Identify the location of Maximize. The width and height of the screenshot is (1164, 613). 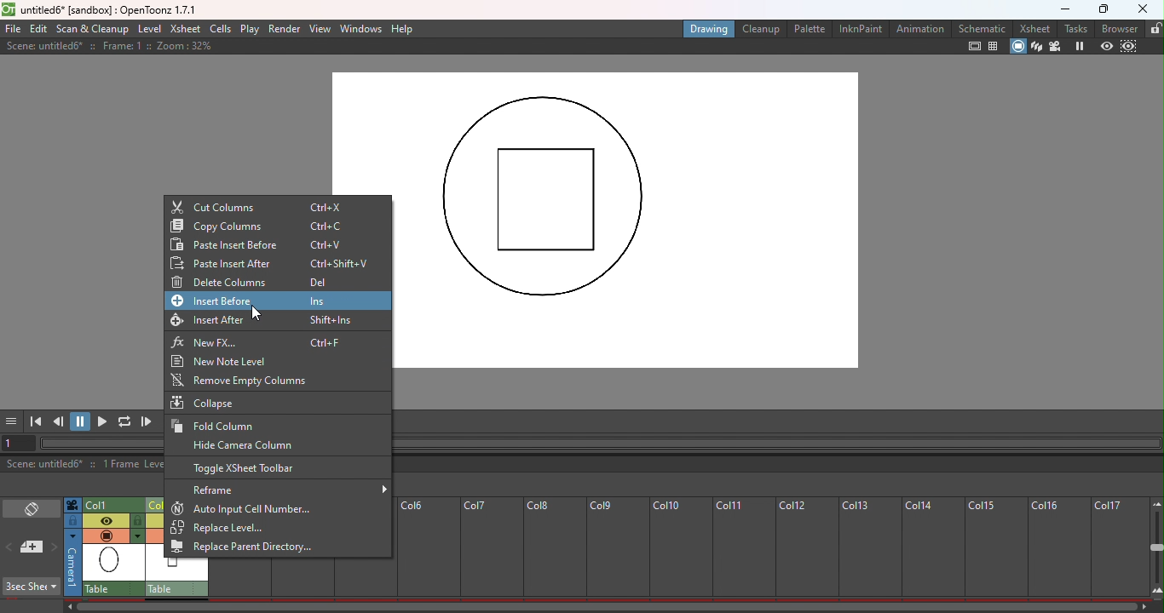
(1099, 10).